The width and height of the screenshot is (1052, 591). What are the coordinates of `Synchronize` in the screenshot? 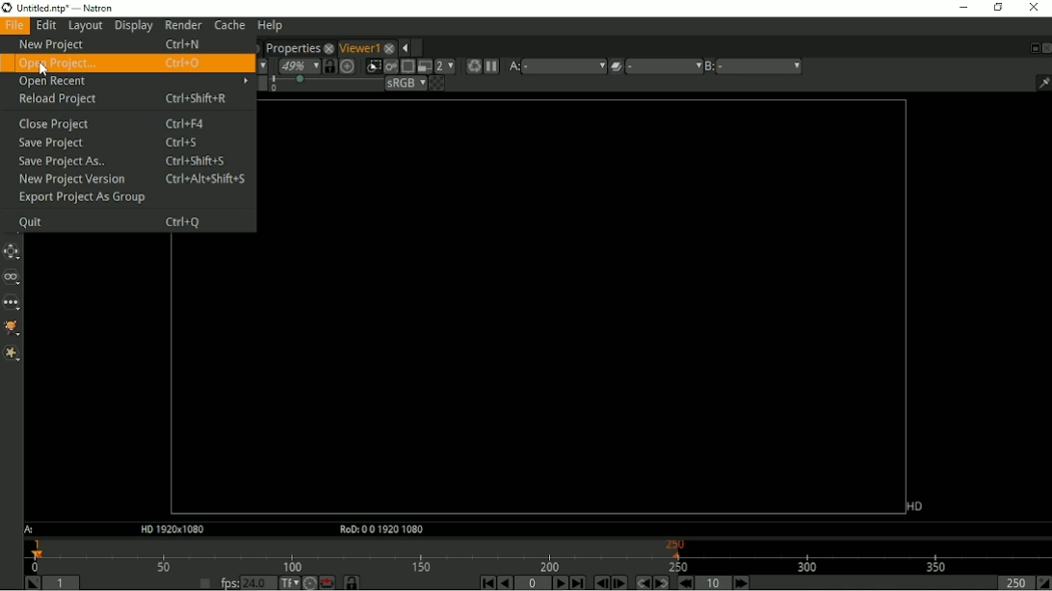 It's located at (353, 582).